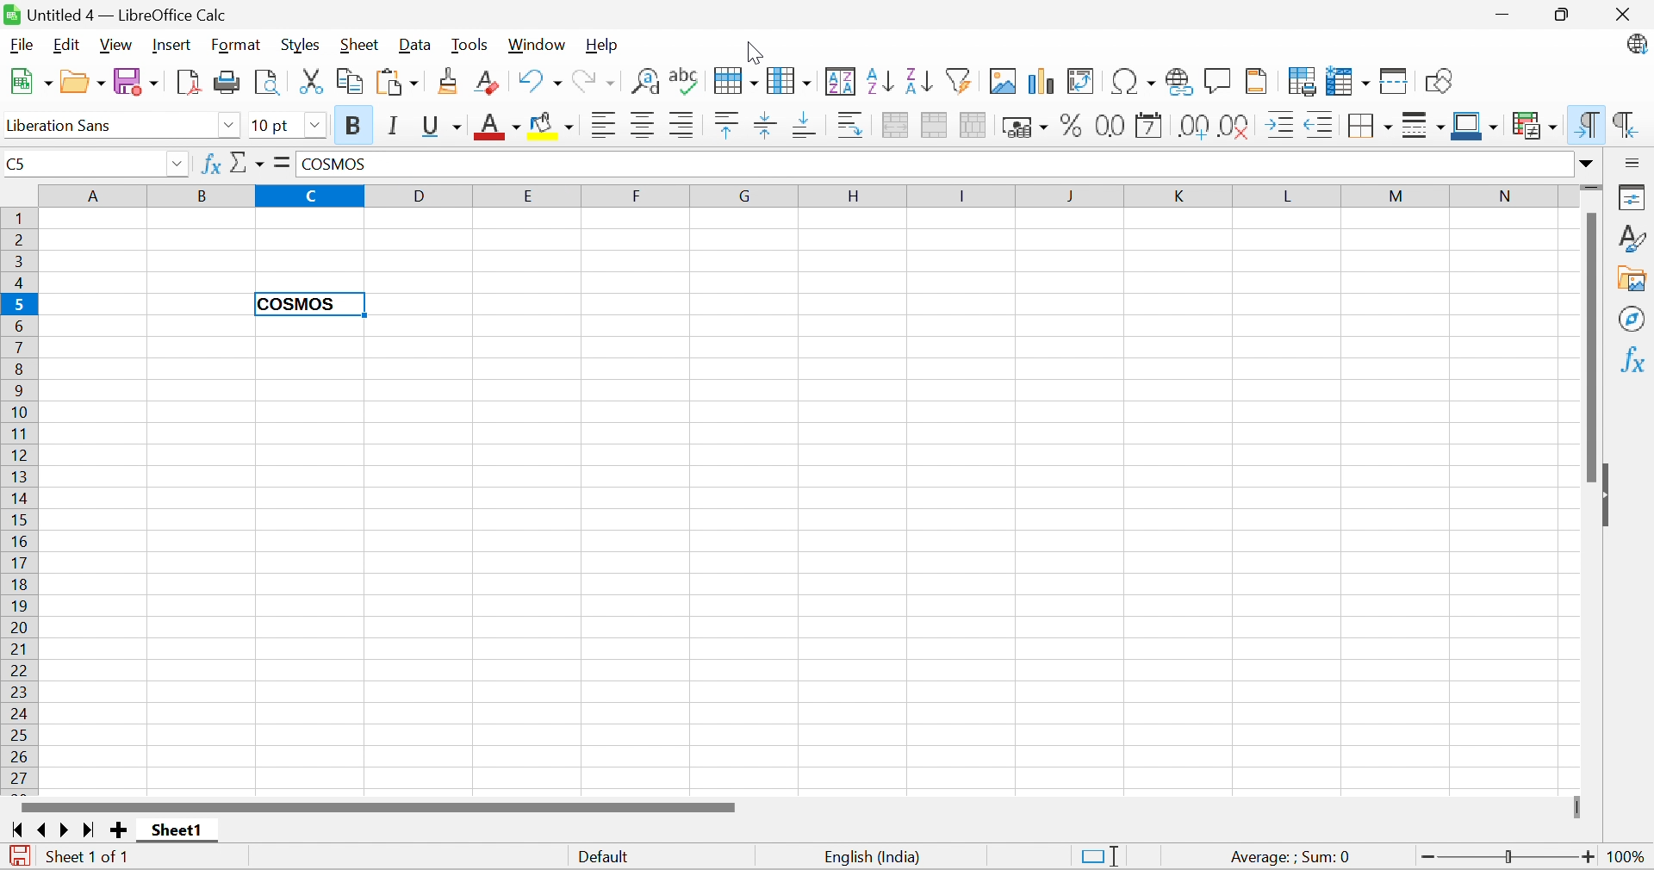  I want to click on Scroll Bar, so click(1589, 347).